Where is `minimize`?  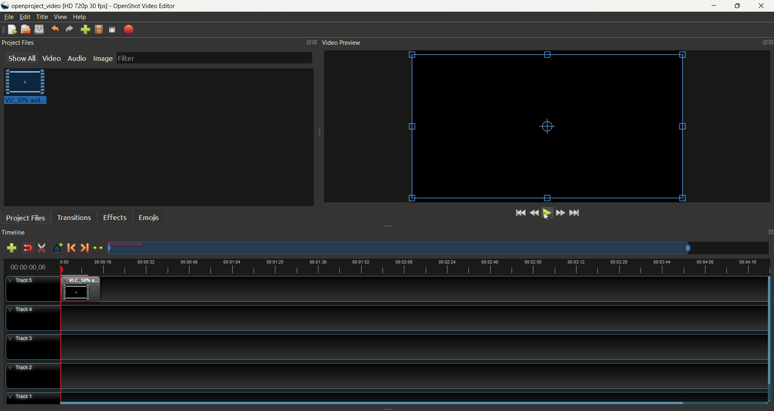 minimize is located at coordinates (713, 6).